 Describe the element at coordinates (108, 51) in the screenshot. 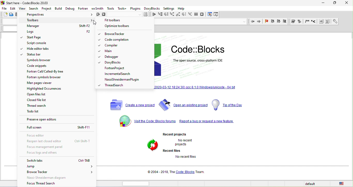

I see `main` at that location.